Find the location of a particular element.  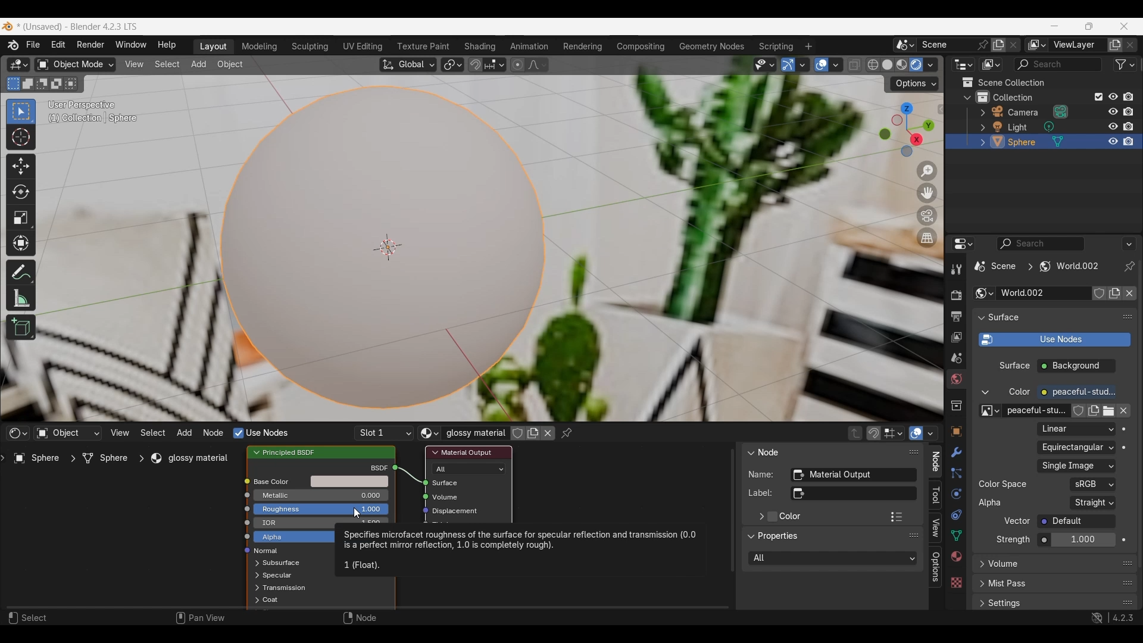

(1) Collection | Sphere is located at coordinates (96, 117).